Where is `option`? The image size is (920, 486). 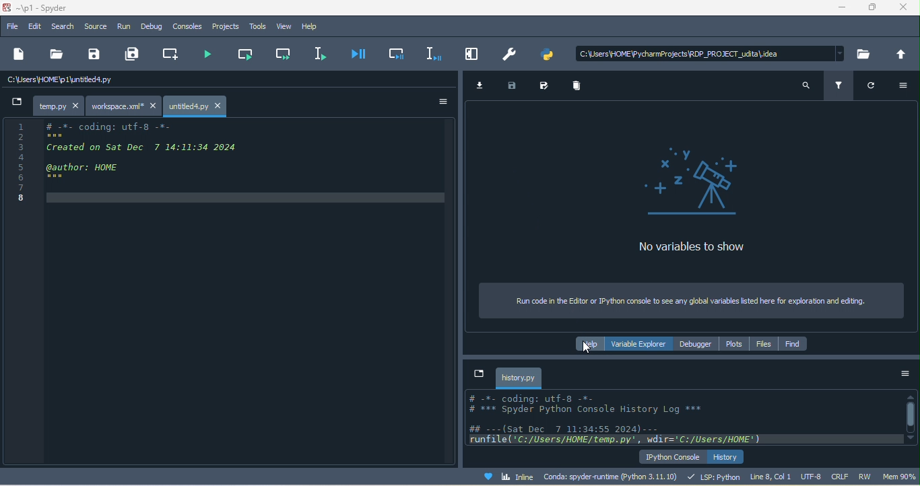
option is located at coordinates (905, 84).